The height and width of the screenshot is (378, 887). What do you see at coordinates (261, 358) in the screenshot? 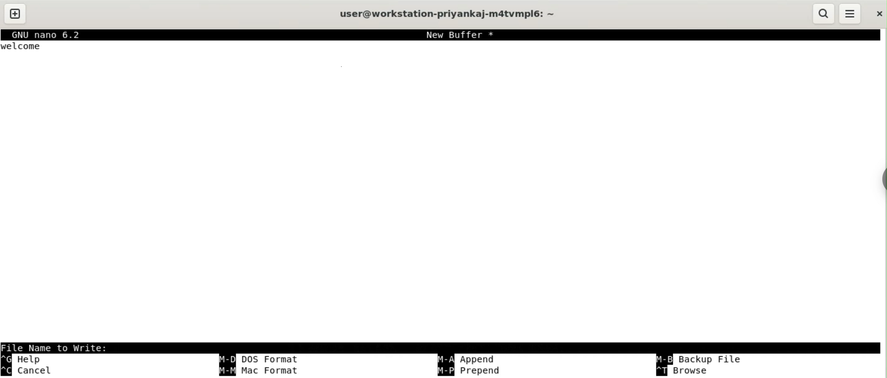
I see `cutdos format` at bounding box center [261, 358].